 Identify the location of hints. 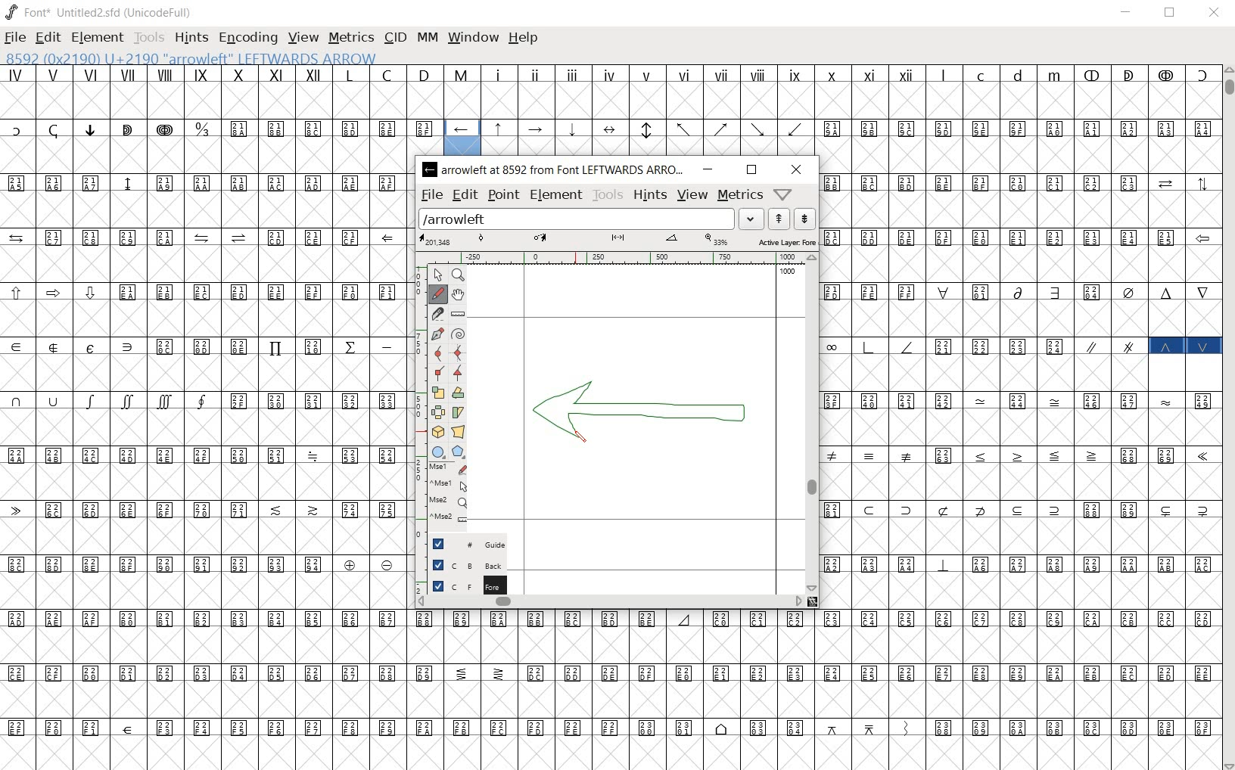
(649, 194).